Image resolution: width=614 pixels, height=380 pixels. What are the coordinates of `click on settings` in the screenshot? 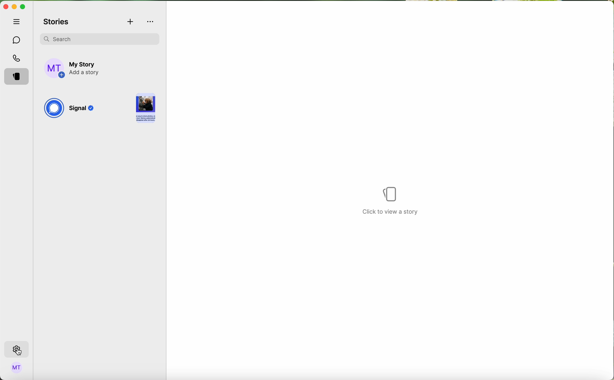 It's located at (17, 350).